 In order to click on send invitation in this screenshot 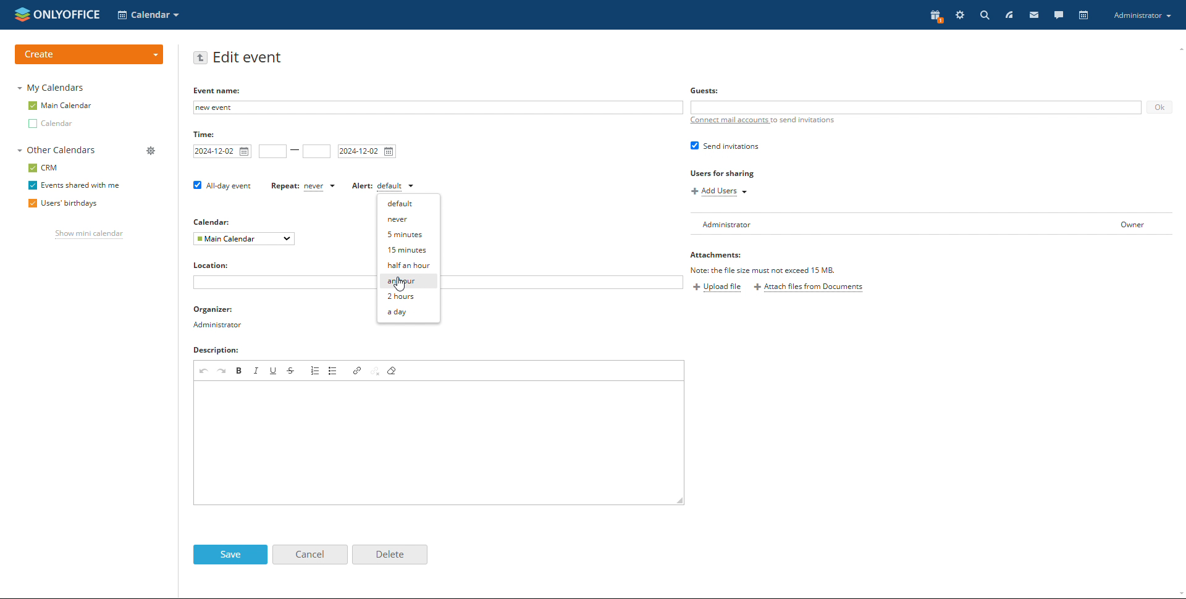, I will do `click(725, 146)`.